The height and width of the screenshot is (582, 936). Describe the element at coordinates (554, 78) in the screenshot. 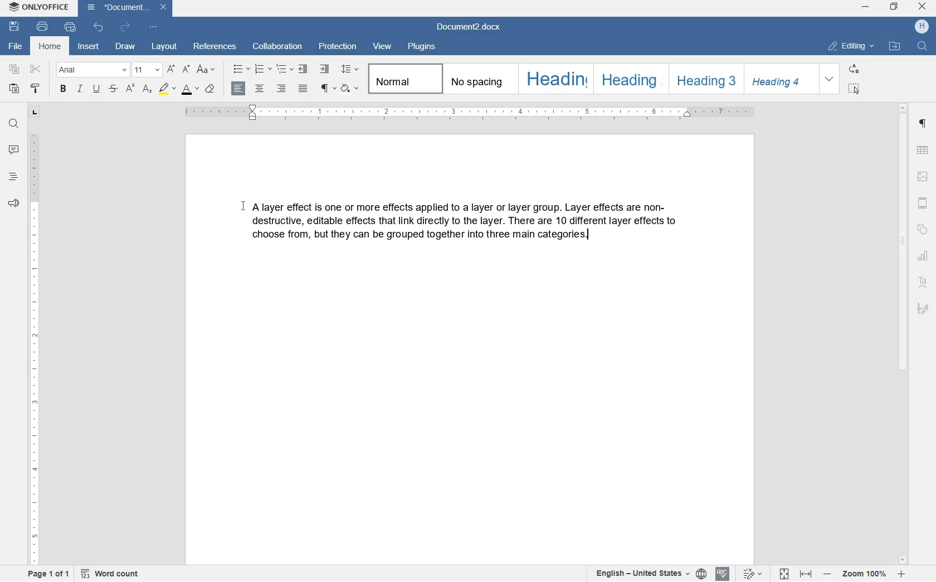

I see `heading 1` at that location.